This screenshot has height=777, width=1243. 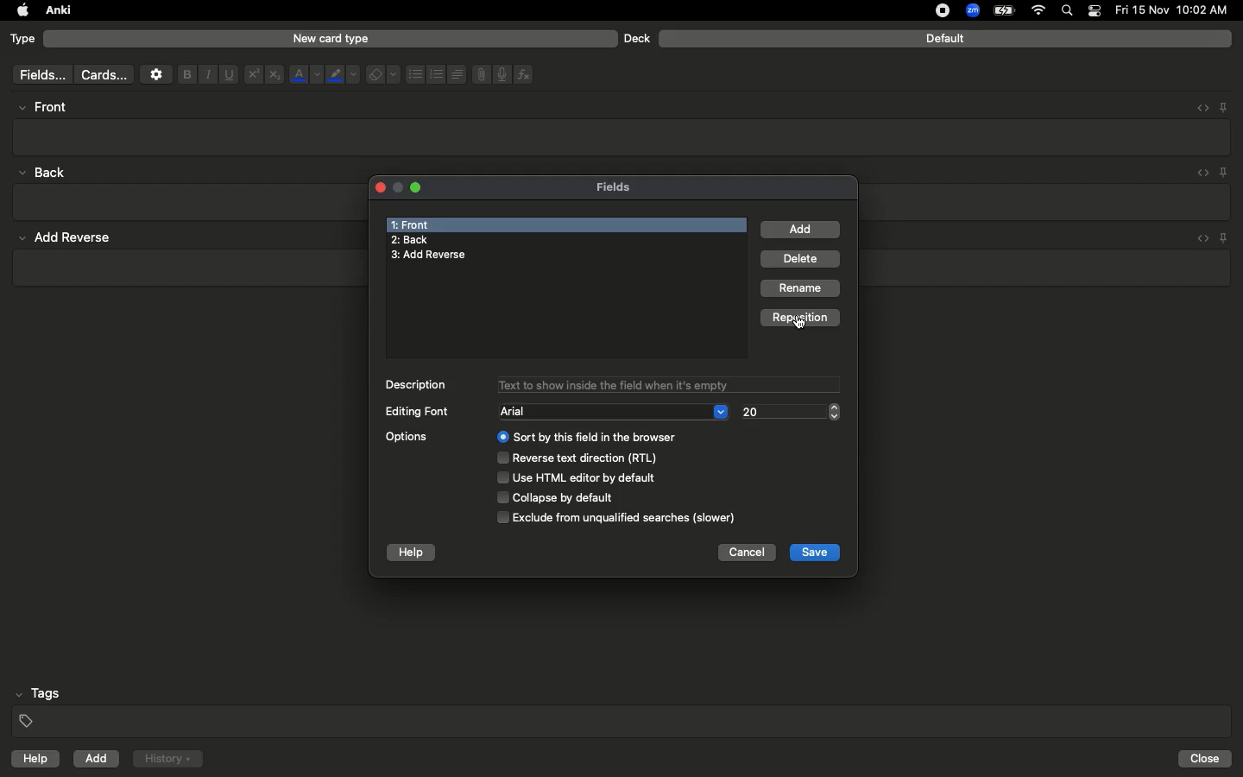 I want to click on New card type, so click(x=330, y=38).